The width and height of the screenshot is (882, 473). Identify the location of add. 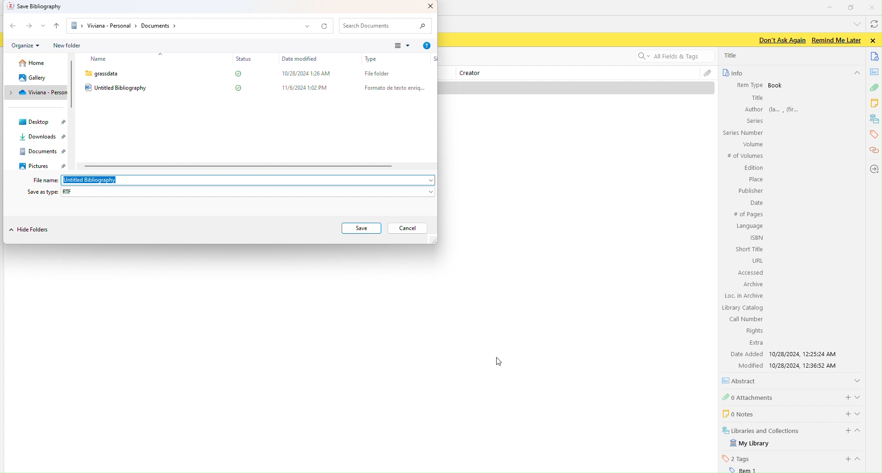
(845, 396).